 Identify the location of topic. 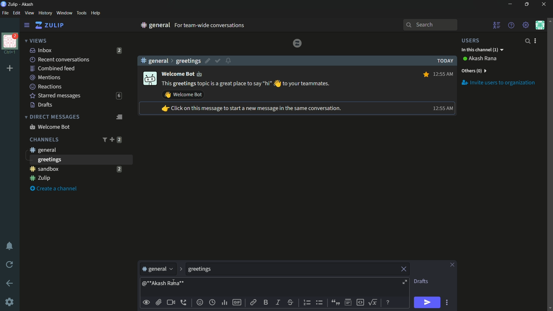
(292, 269).